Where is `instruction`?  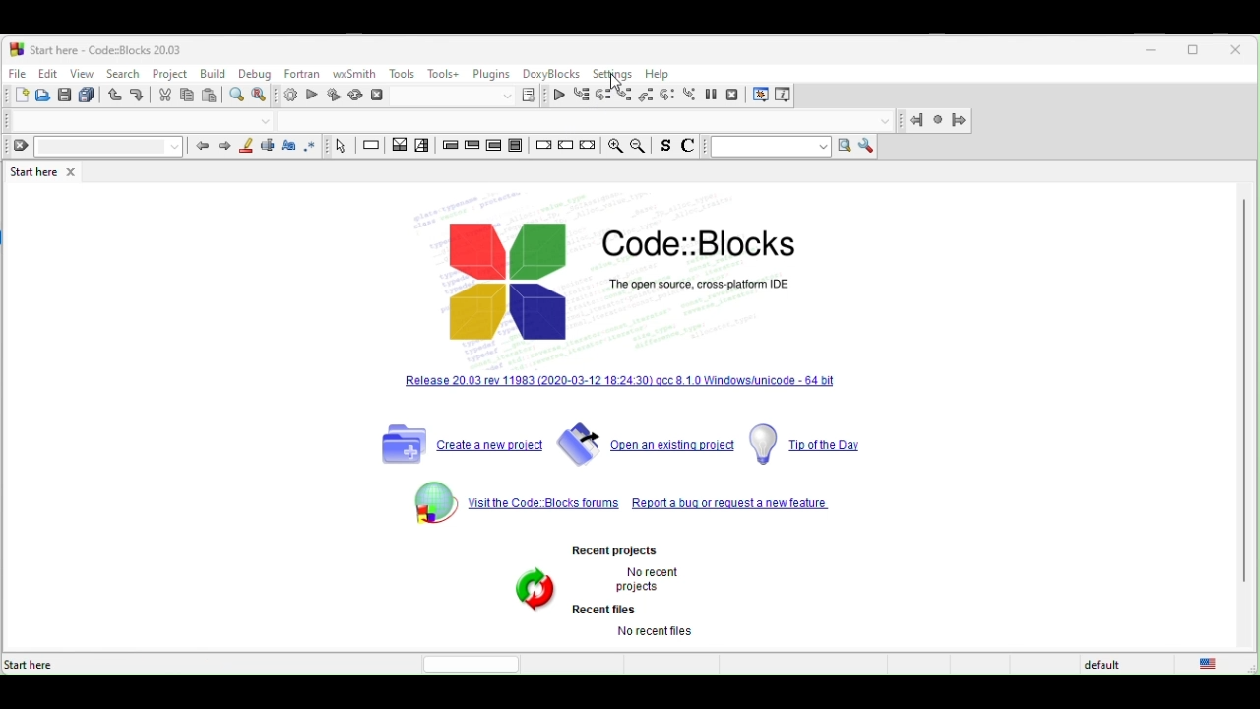 instruction is located at coordinates (372, 147).